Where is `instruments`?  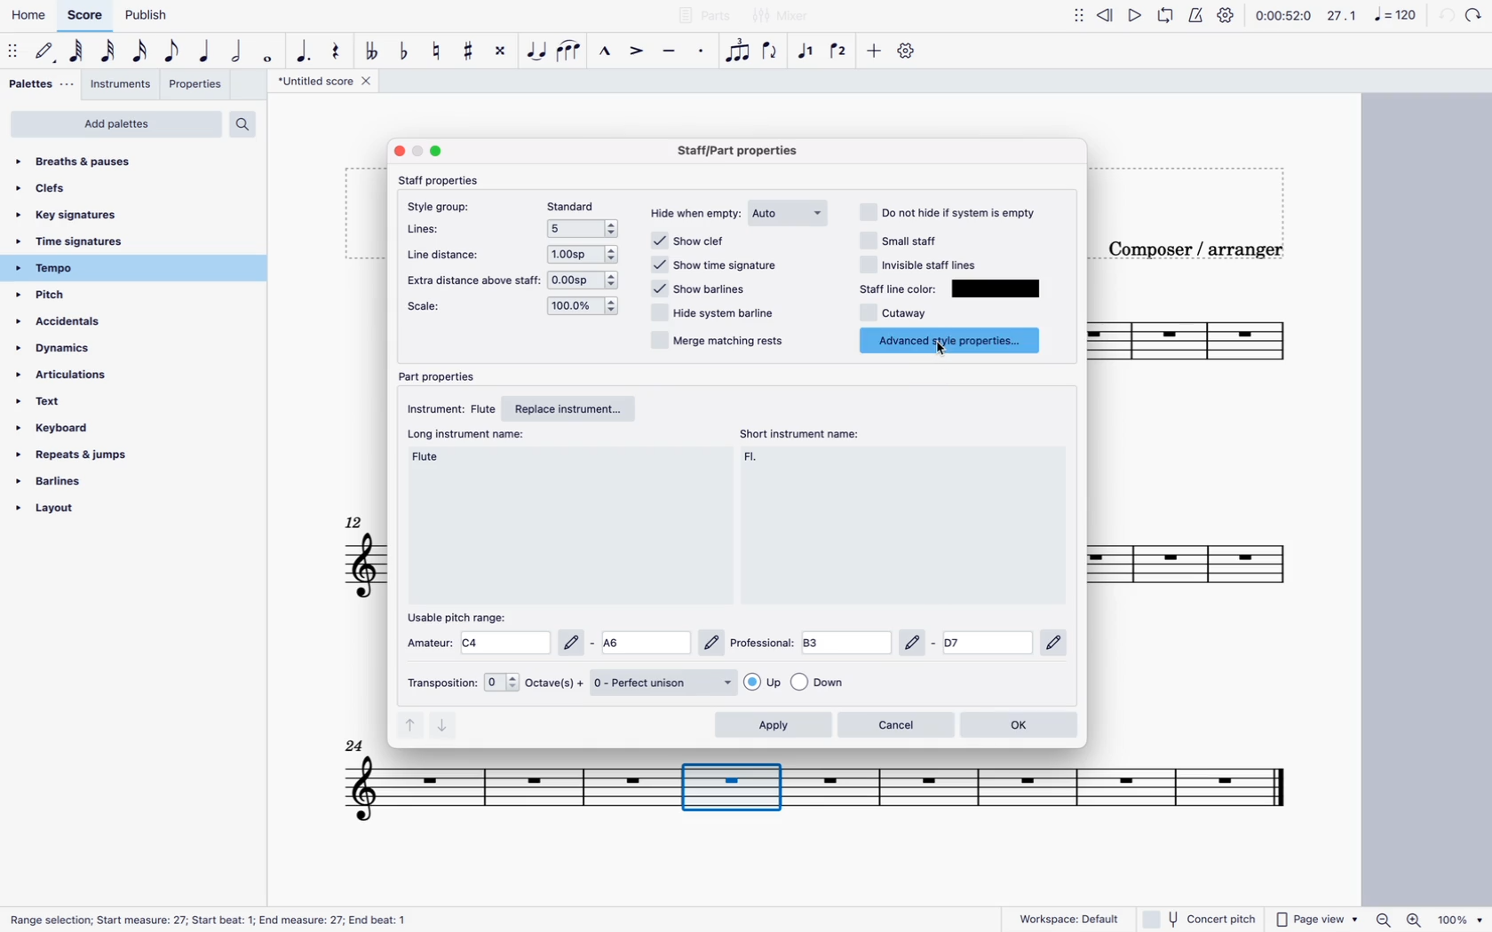
instruments is located at coordinates (121, 87).